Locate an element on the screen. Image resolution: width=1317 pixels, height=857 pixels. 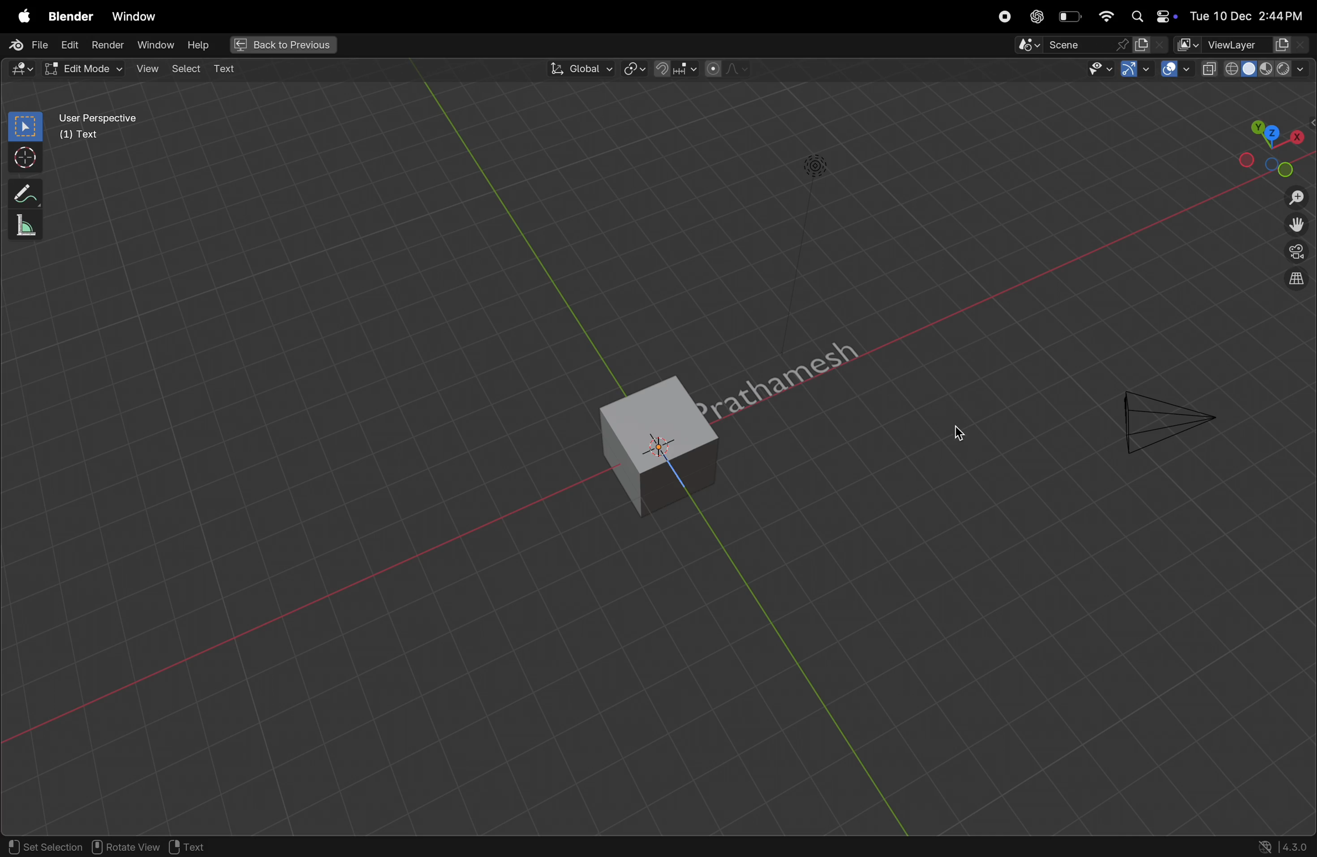
snap is located at coordinates (676, 69).